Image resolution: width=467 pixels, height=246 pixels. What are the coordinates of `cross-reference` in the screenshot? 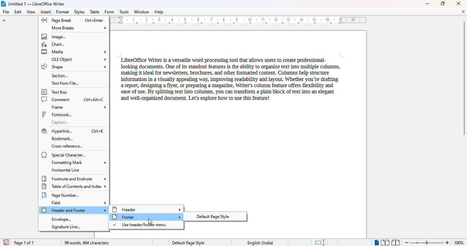 It's located at (67, 146).